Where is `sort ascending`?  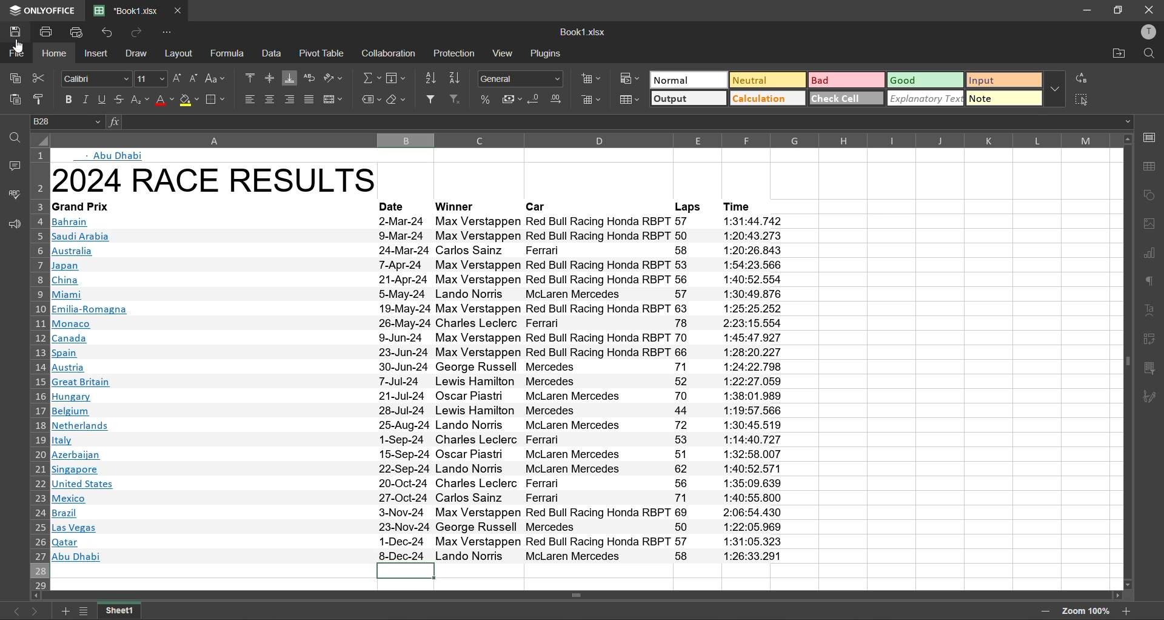 sort ascending is located at coordinates (433, 76).